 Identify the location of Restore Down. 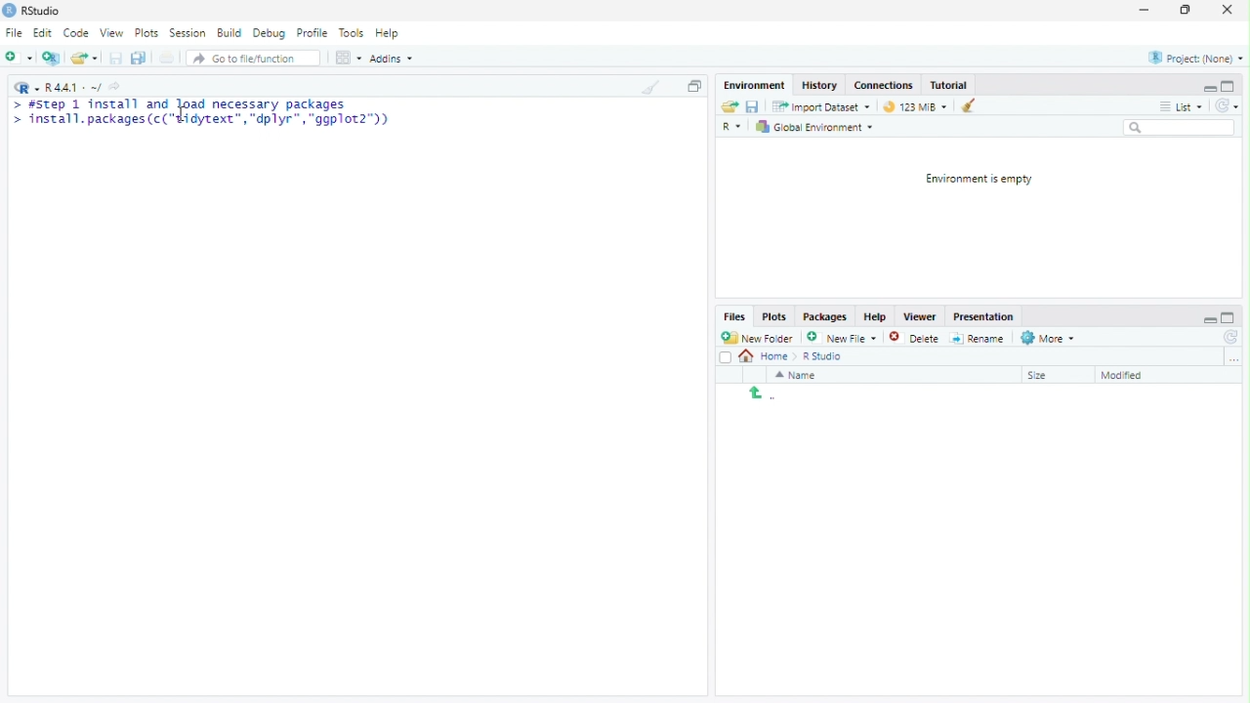
(1187, 11).